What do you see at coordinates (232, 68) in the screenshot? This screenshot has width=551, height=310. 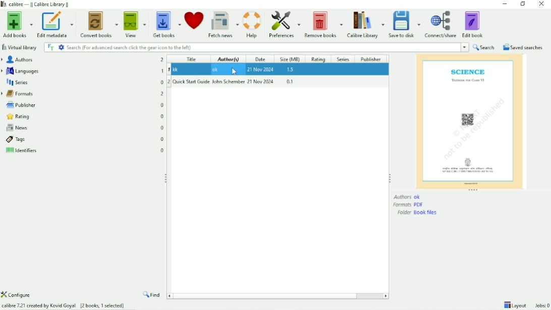 I see `Cursor` at bounding box center [232, 68].